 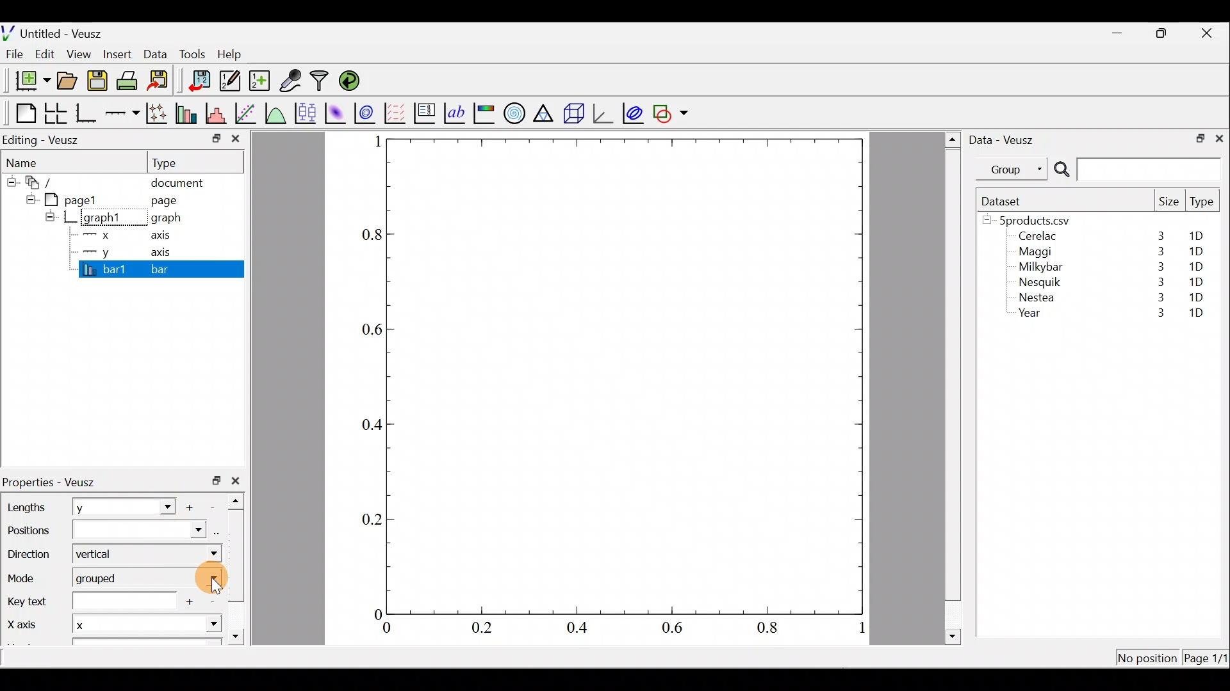 What do you see at coordinates (23, 625) in the screenshot?
I see `X axis` at bounding box center [23, 625].